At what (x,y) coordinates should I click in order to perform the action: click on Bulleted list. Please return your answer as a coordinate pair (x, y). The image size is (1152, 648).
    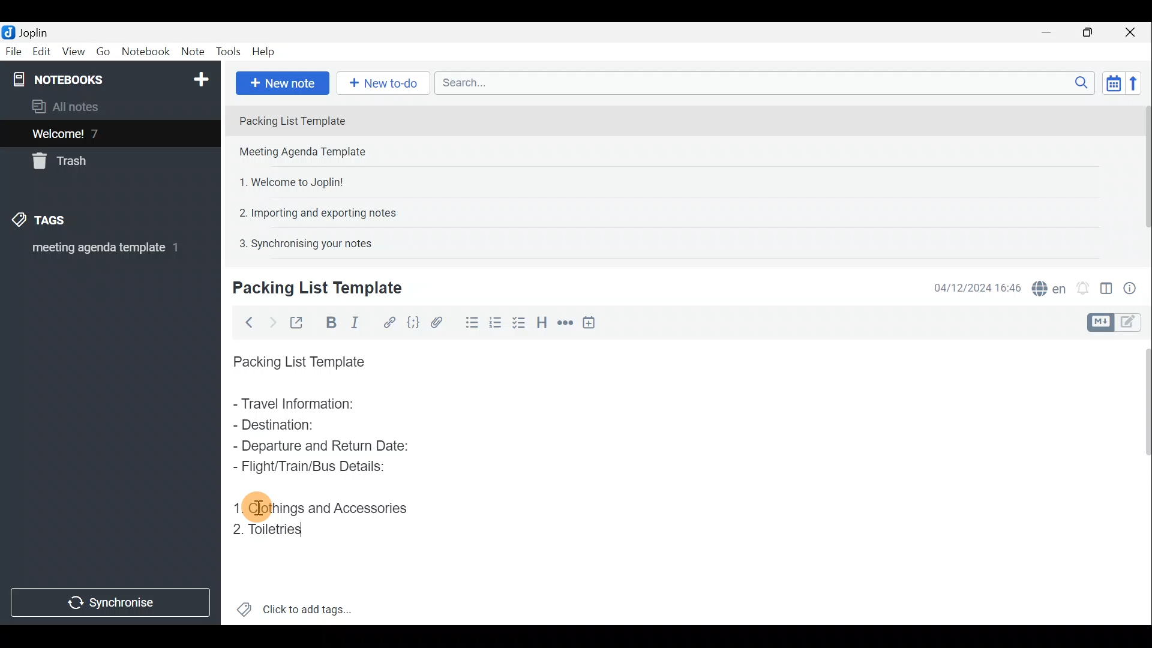
    Looking at the image, I should click on (467, 325).